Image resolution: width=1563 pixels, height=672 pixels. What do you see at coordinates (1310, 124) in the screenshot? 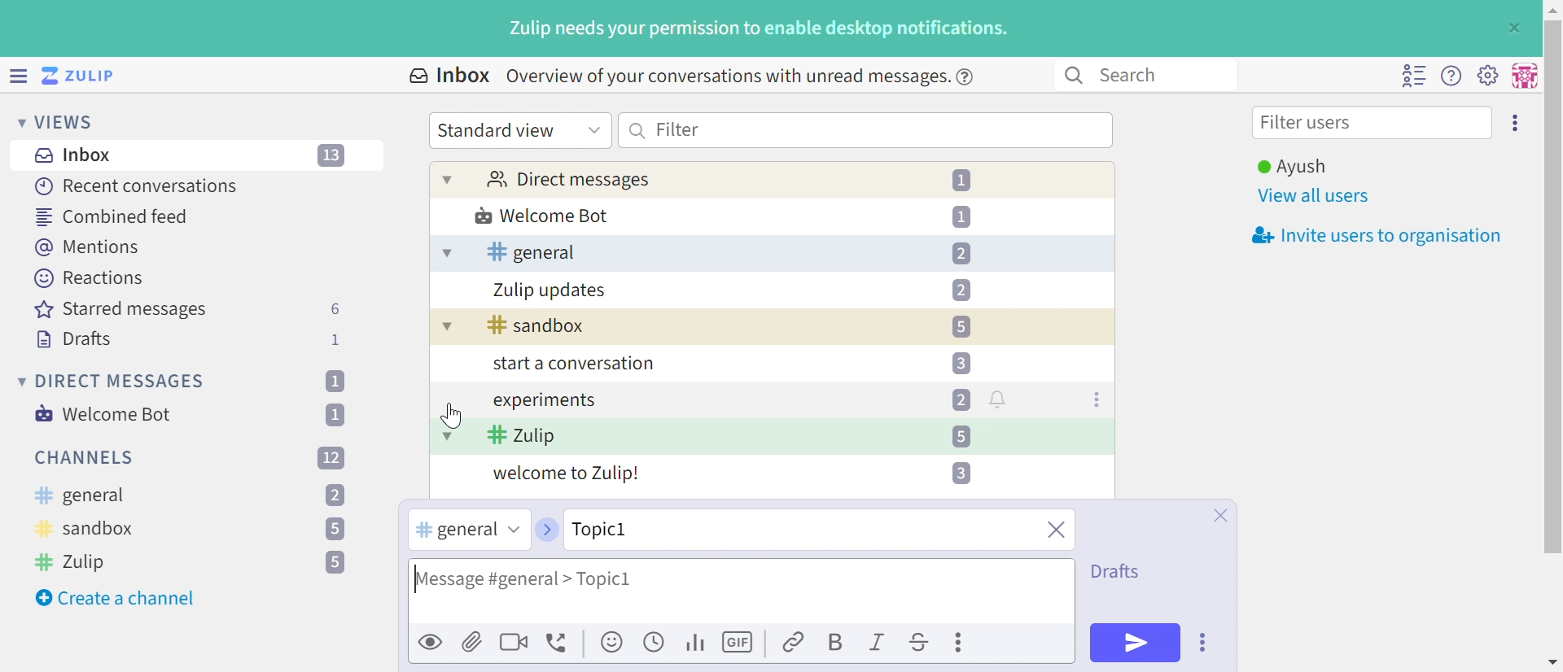
I see `Filter users` at bounding box center [1310, 124].